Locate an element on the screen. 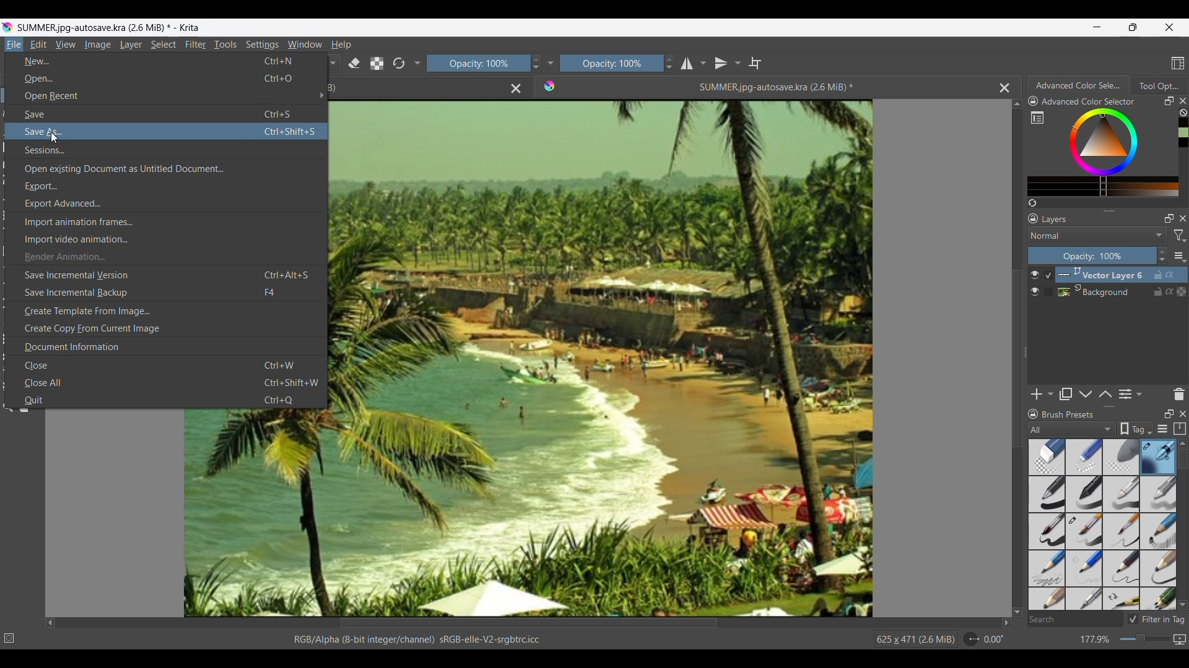  Current tab is located at coordinates (1076, 85).